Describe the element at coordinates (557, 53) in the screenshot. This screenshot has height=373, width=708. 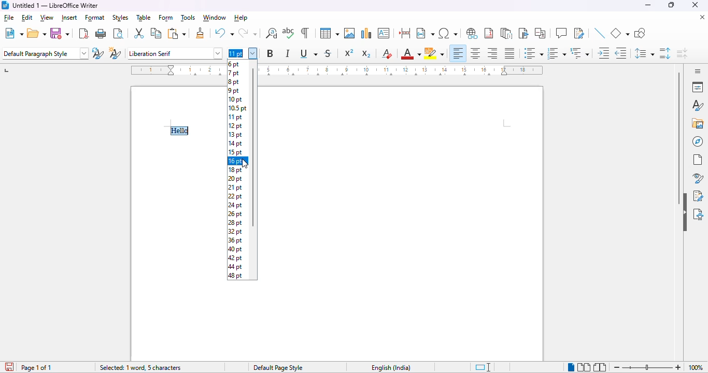
I see `toggle ordered list` at that location.